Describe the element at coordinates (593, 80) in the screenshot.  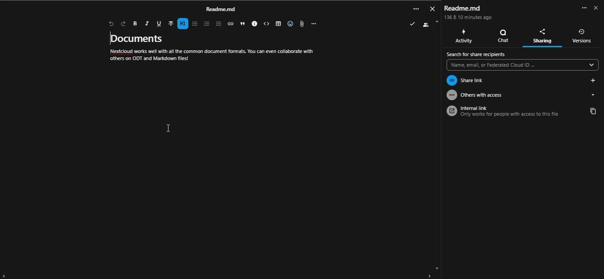
I see `share` at that location.